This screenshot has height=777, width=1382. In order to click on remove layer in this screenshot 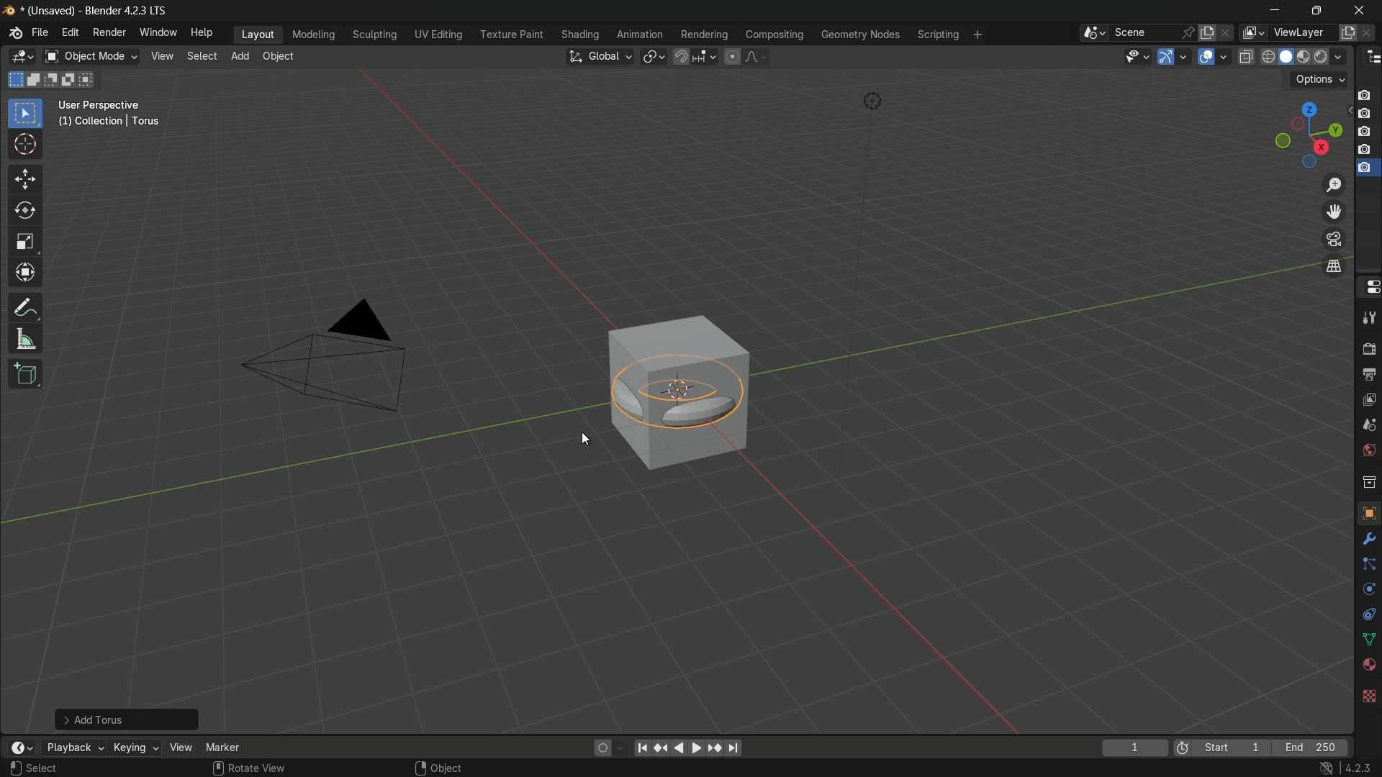, I will do `click(1369, 32)`.